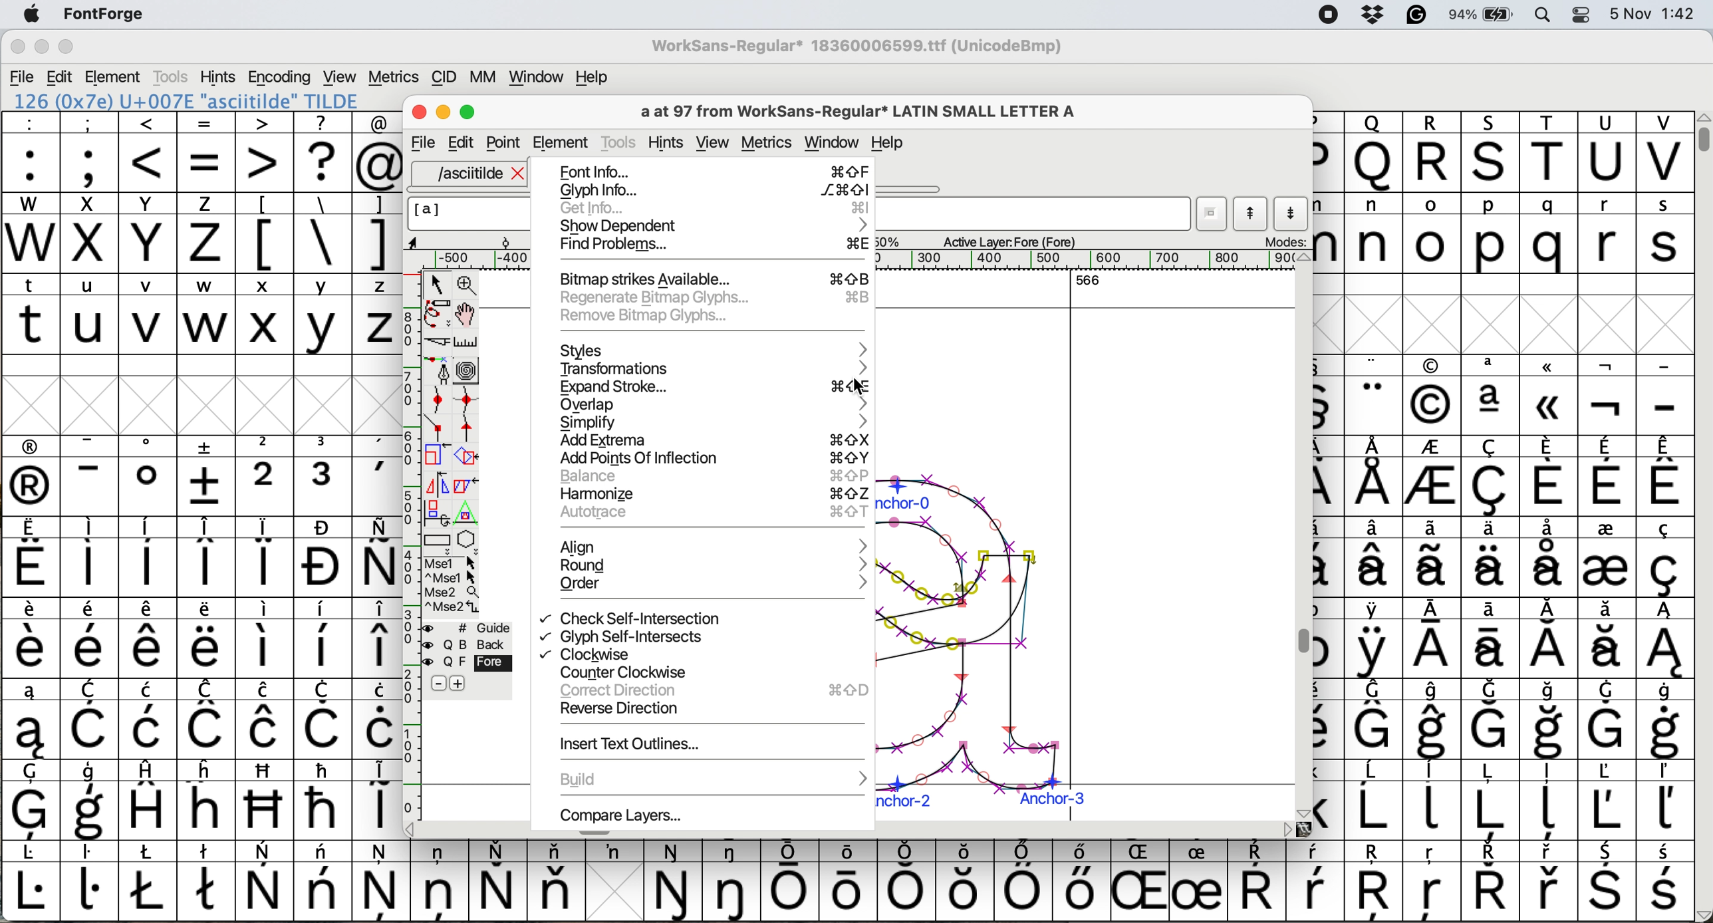 The height and width of the screenshot is (923, 1713). What do you see at coordinates (716, 423) in the screenshot?
I see `simplify` at bounding box center [716, 423].